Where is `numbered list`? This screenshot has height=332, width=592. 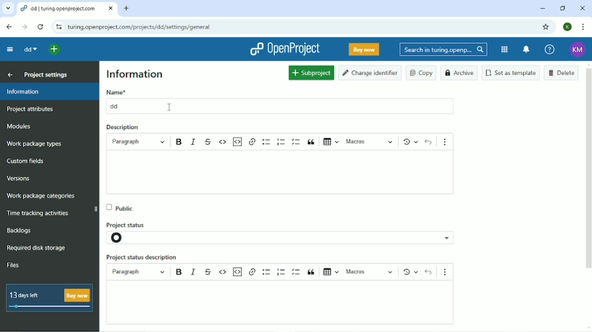 numbered list is located at coordinates (280, 271).